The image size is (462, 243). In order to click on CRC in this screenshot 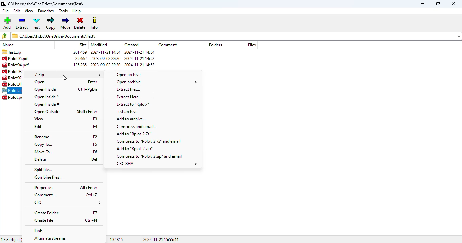, I will do `click(67, 202)`.